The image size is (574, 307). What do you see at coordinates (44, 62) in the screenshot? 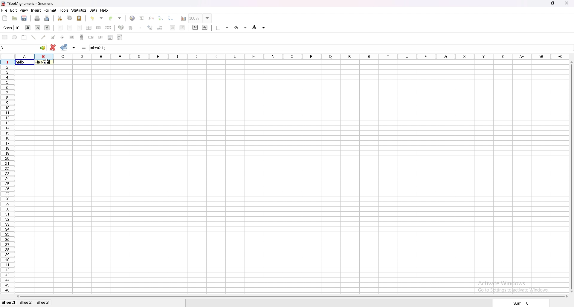
I see `=len(a1)` at bounding box center [44, 62].